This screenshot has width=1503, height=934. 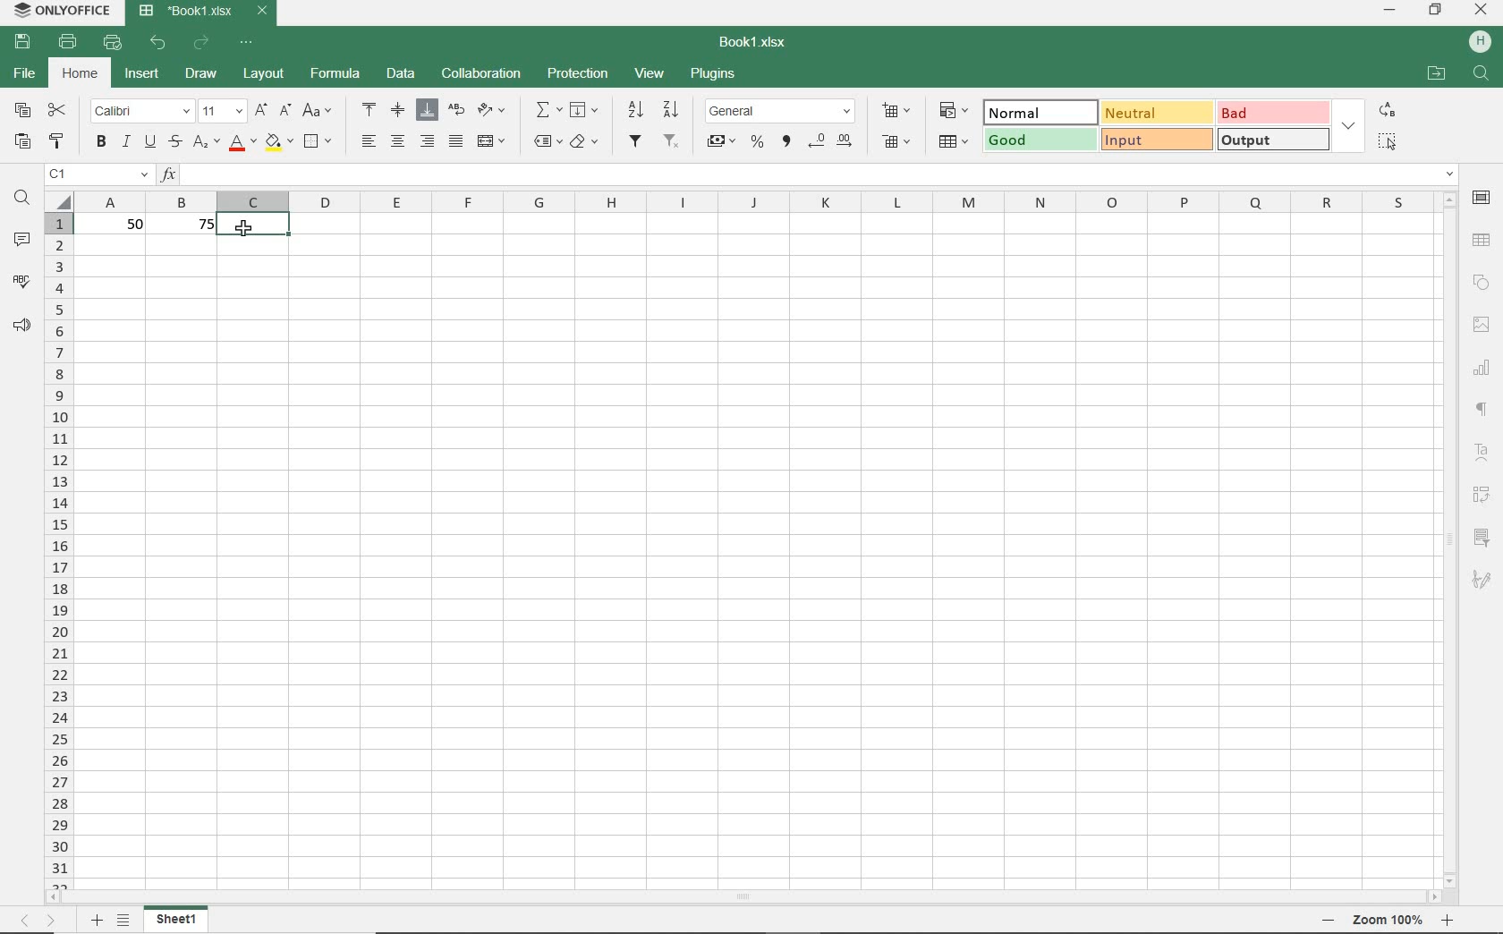 What do you see at coordinates (58, 142) in the screenshot?
I see `copy style` at bounding box center [58, 142].